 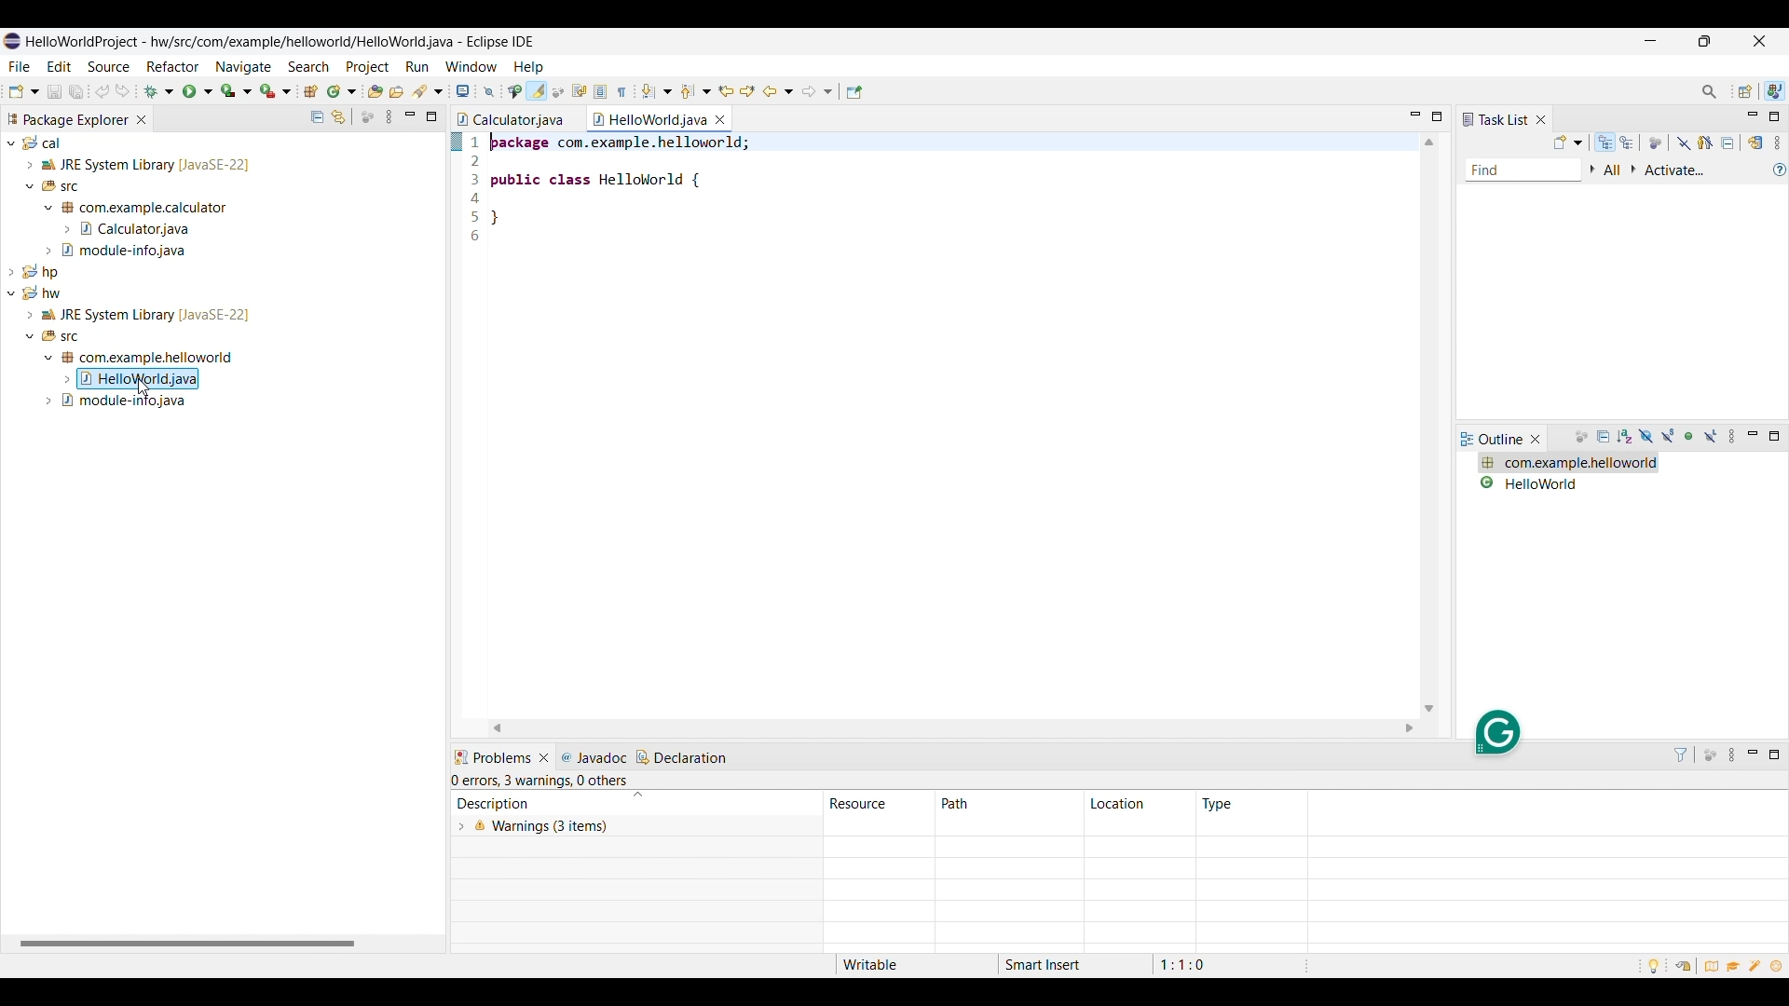 I want to click on Select active task, so click(x=1634, y=170).